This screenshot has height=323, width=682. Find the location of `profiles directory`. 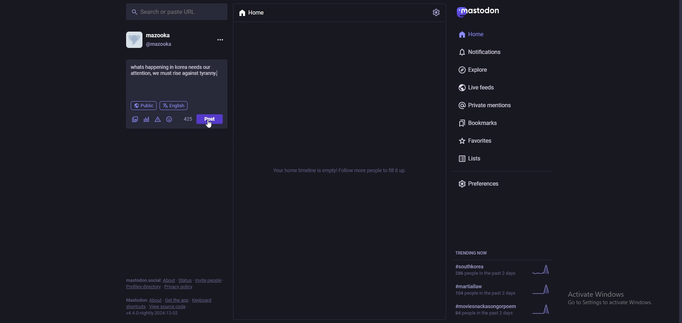

profiles directory is located at coordinates (144, 287).